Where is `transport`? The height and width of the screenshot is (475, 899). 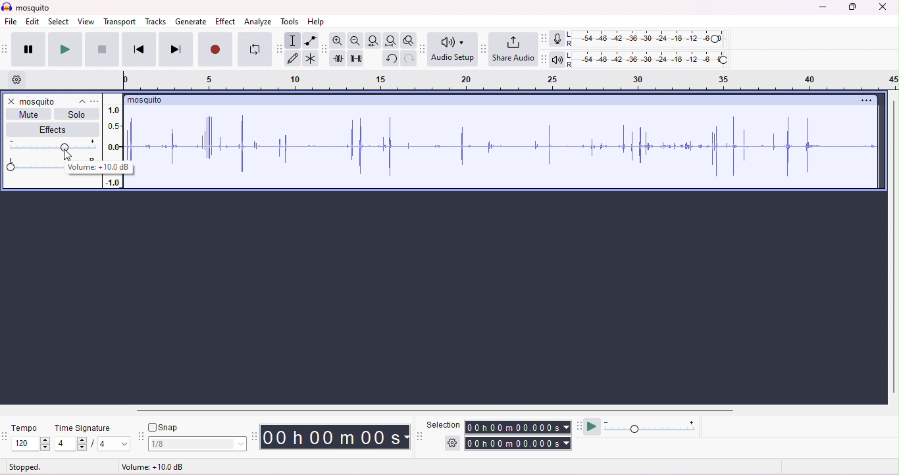 transport is located at coordinates (121, 22).